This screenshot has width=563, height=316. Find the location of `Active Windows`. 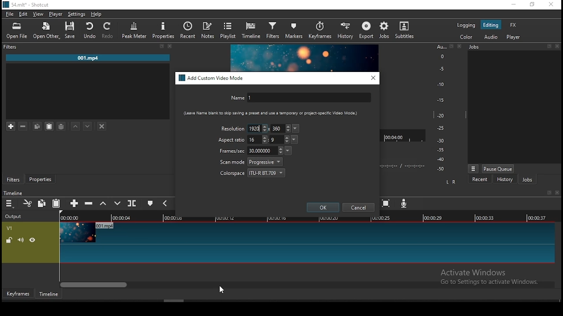

Active Windows is located at coordinates (477, 272).